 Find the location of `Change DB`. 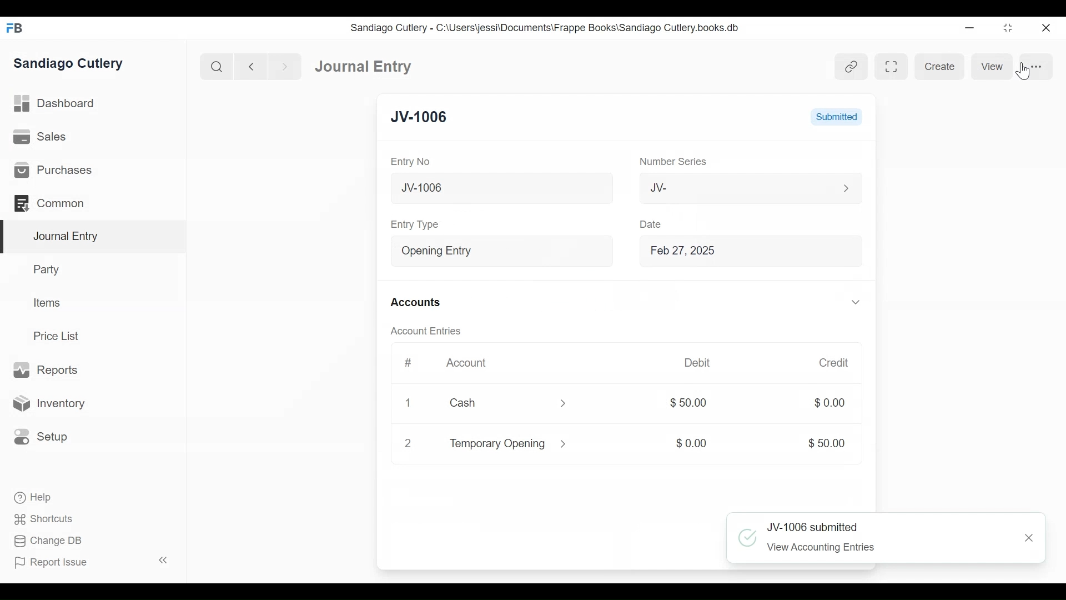

Change DB is located at coordinates (47, 541).